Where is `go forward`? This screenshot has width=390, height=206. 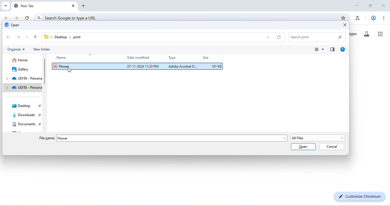
go forward is located at coordinates (17, 18).